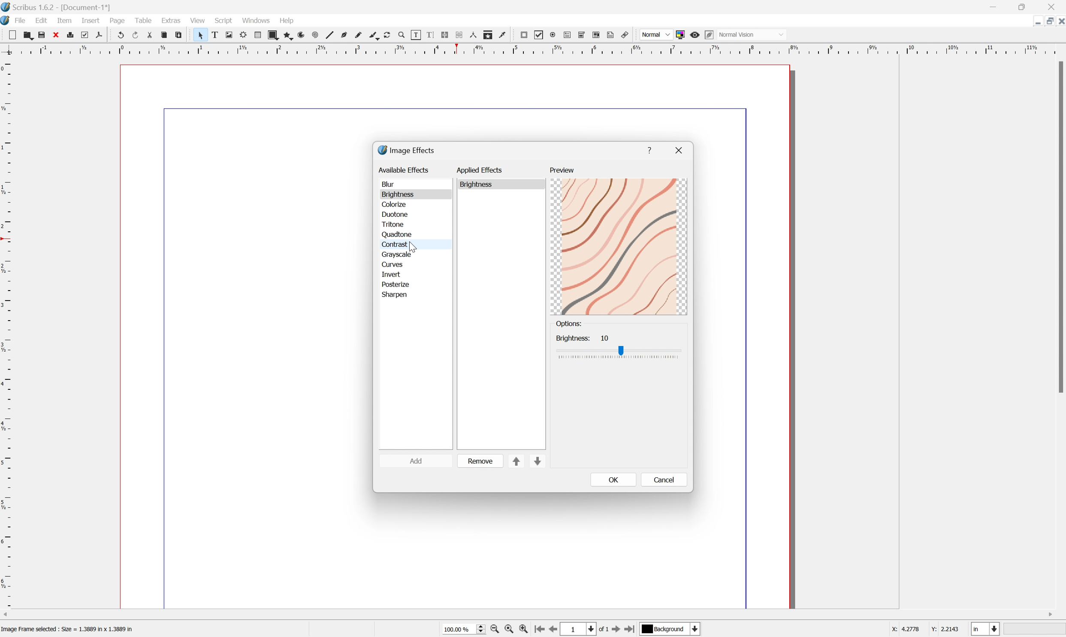 Image resolution: width=1066 pixels, height=637 pixels. What do you see at coordinates (1037, 23) in the screenshot?
I see `Restore Down` at bounding box center [1037, 23].